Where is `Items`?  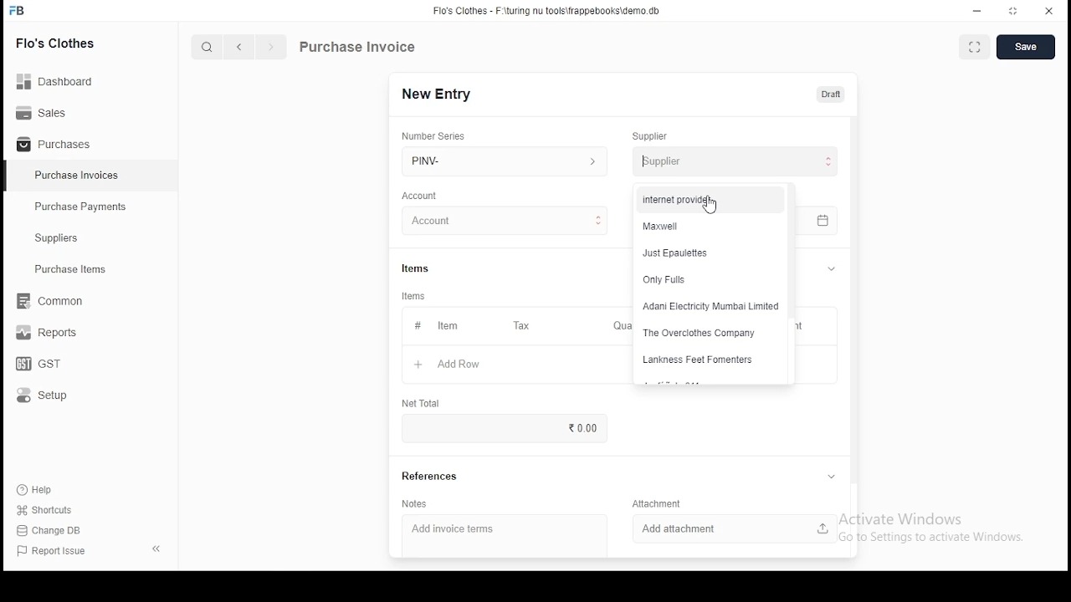 Items is located at coordinates (416, 267).